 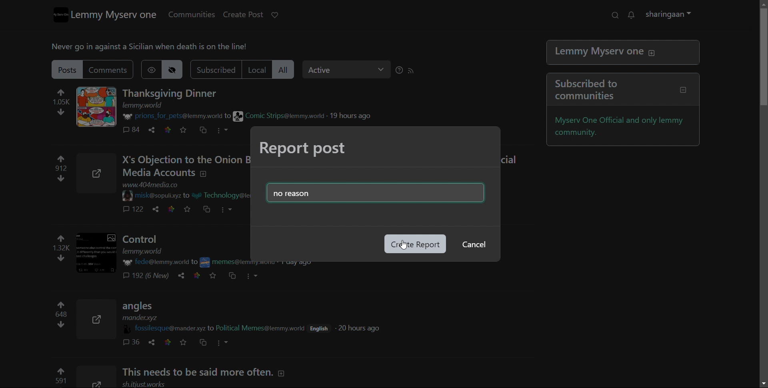 What do you see at coordinates (61, 317) in the screenshot?
I see `upvote and downvote` at bounding box center [61, 317].